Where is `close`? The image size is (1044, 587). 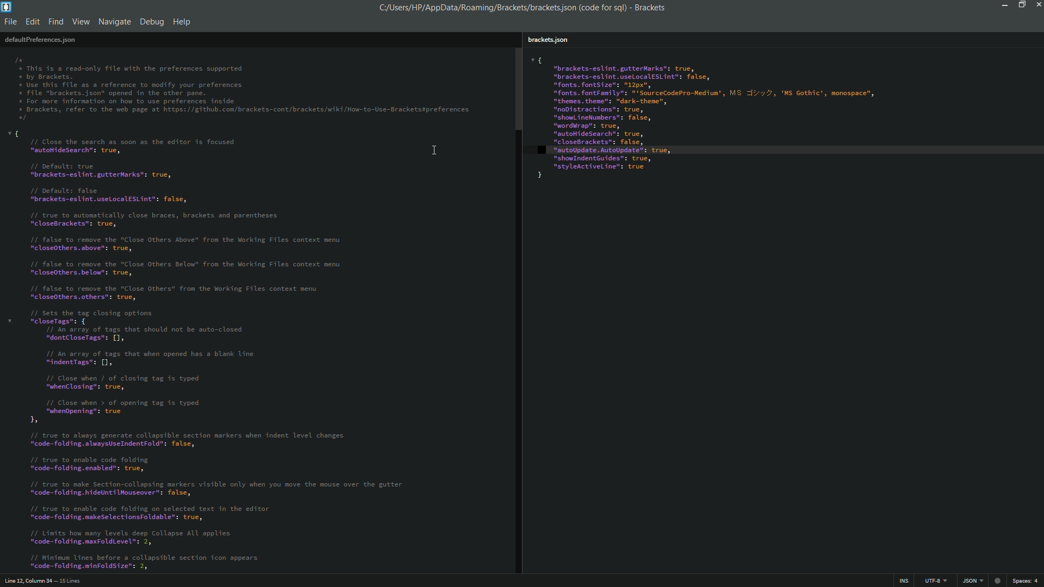 close is located at coordinates (1037, 7).